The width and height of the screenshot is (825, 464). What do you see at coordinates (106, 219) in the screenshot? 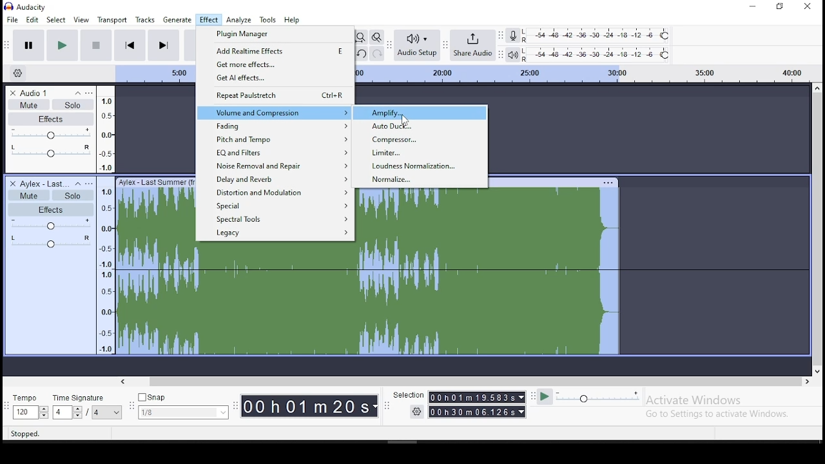
I see `scale` at bounding box center [106, 219].